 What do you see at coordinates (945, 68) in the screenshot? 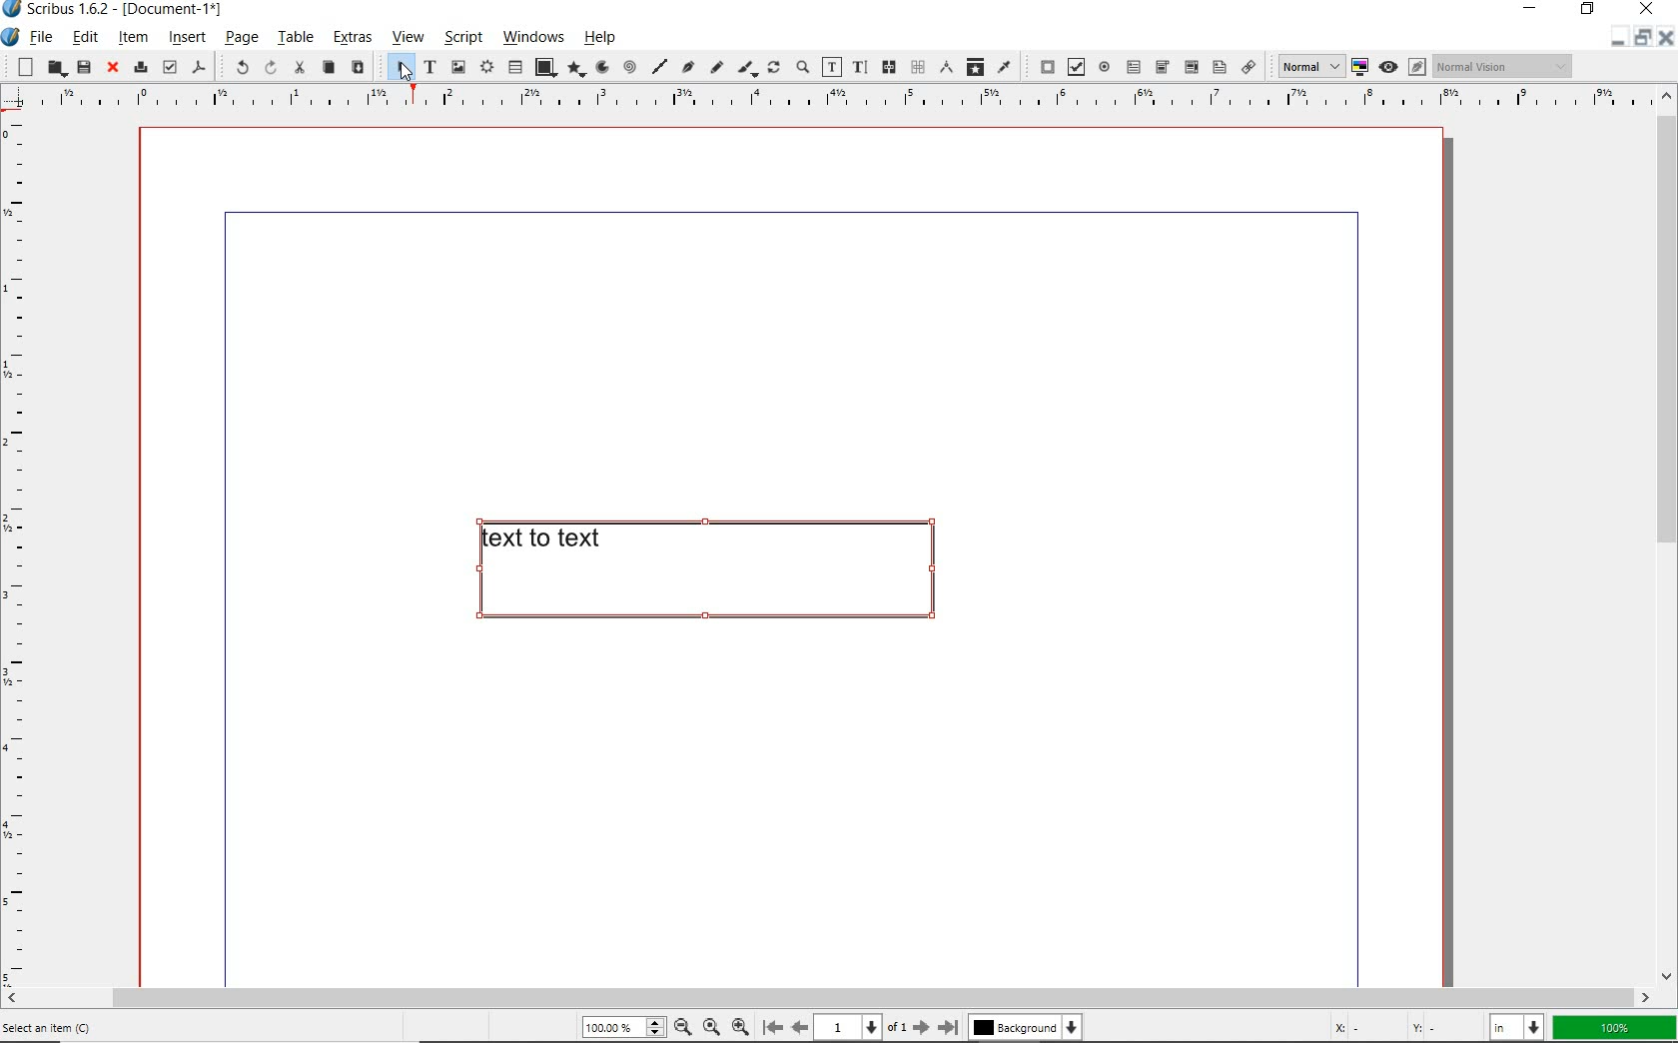
I see `measurements` at bounding box center [945, 68].